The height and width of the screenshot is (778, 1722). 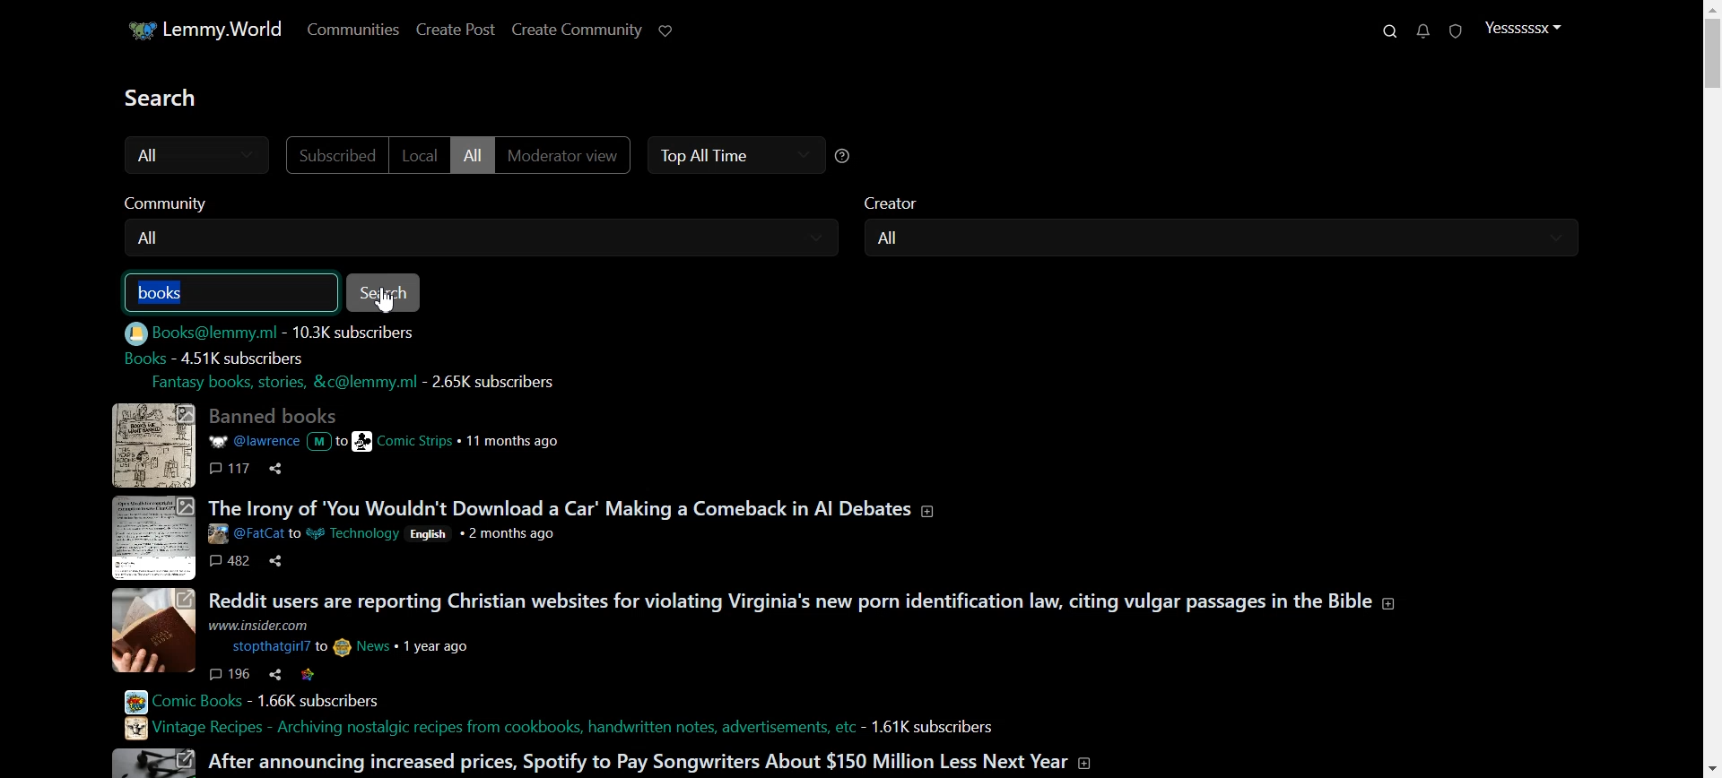 What do you see at coordinates (1390, 31) in the screenshot?
I see `Search` at bounding box center [1390, 31].